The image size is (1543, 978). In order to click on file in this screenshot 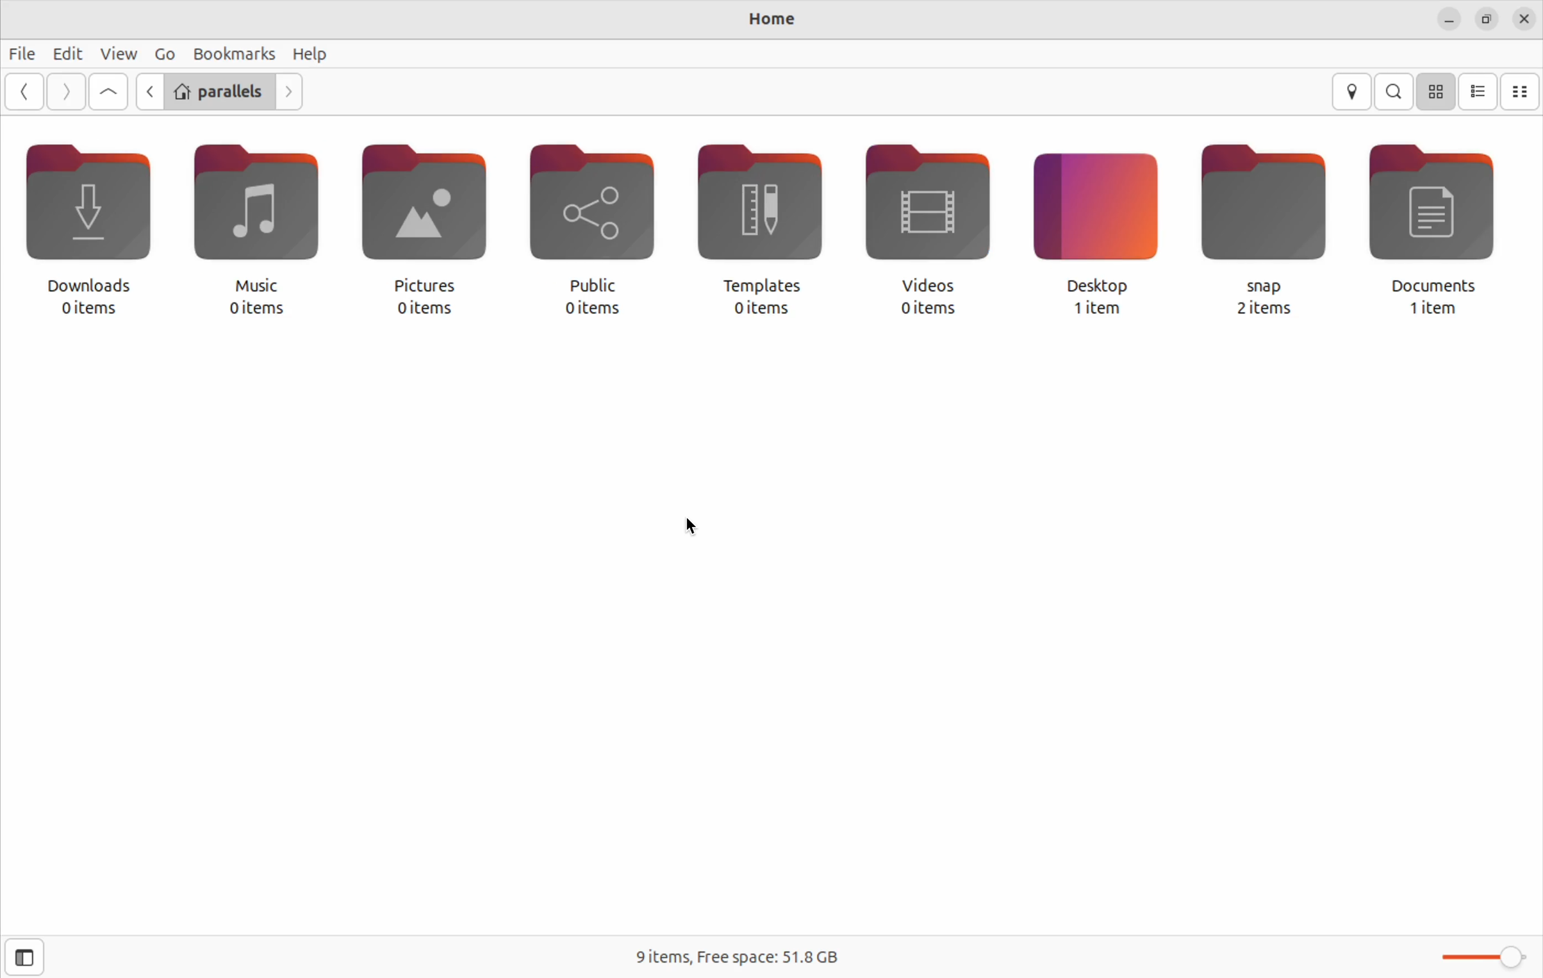, I will do `click(22, 53)`.